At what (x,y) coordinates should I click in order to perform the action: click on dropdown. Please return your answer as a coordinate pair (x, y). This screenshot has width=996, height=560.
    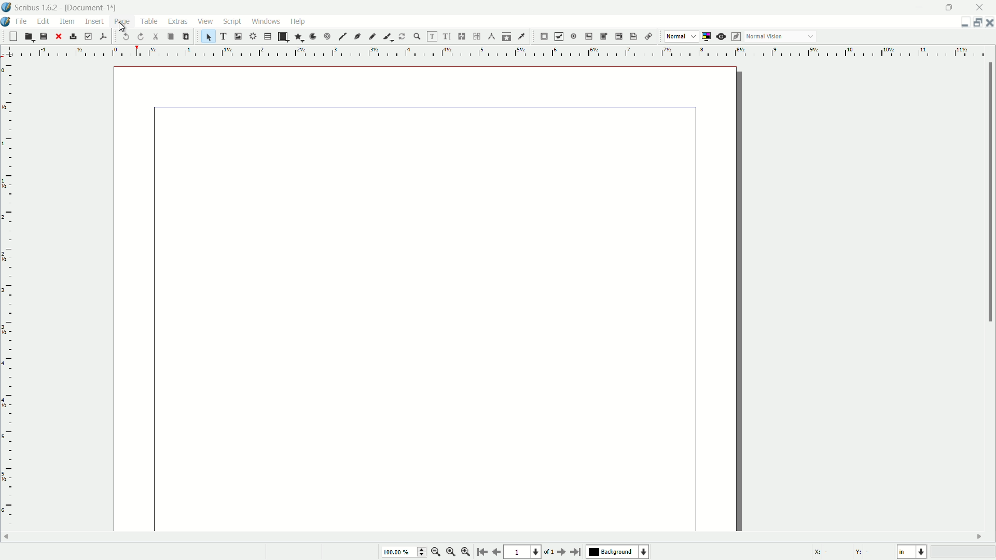
    Looking at the image, I should click on (811, 37).